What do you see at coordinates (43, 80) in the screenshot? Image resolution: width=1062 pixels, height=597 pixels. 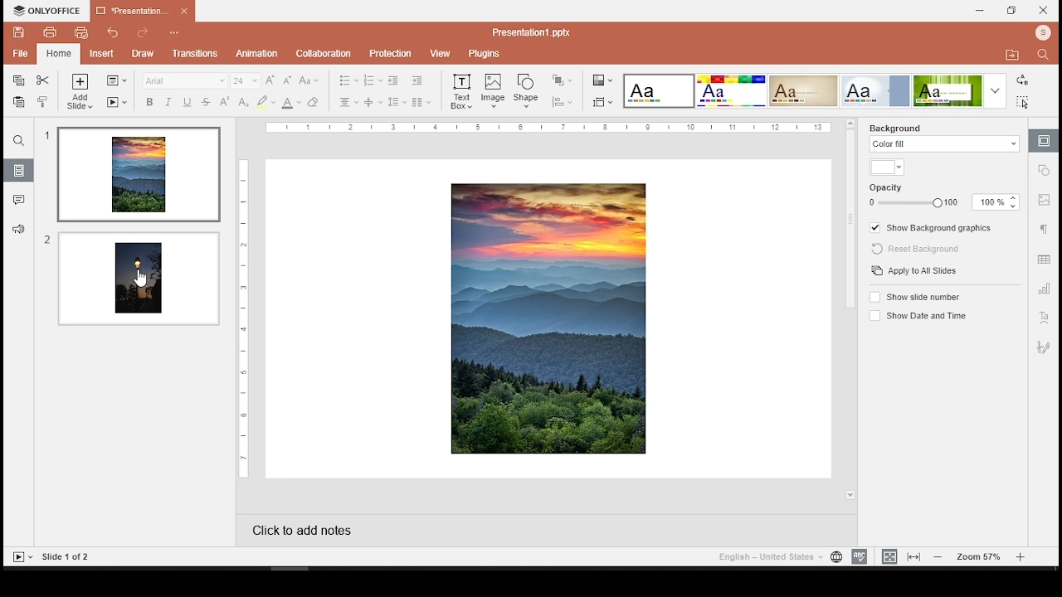 I see `cut` at bounding box center [43, 80].